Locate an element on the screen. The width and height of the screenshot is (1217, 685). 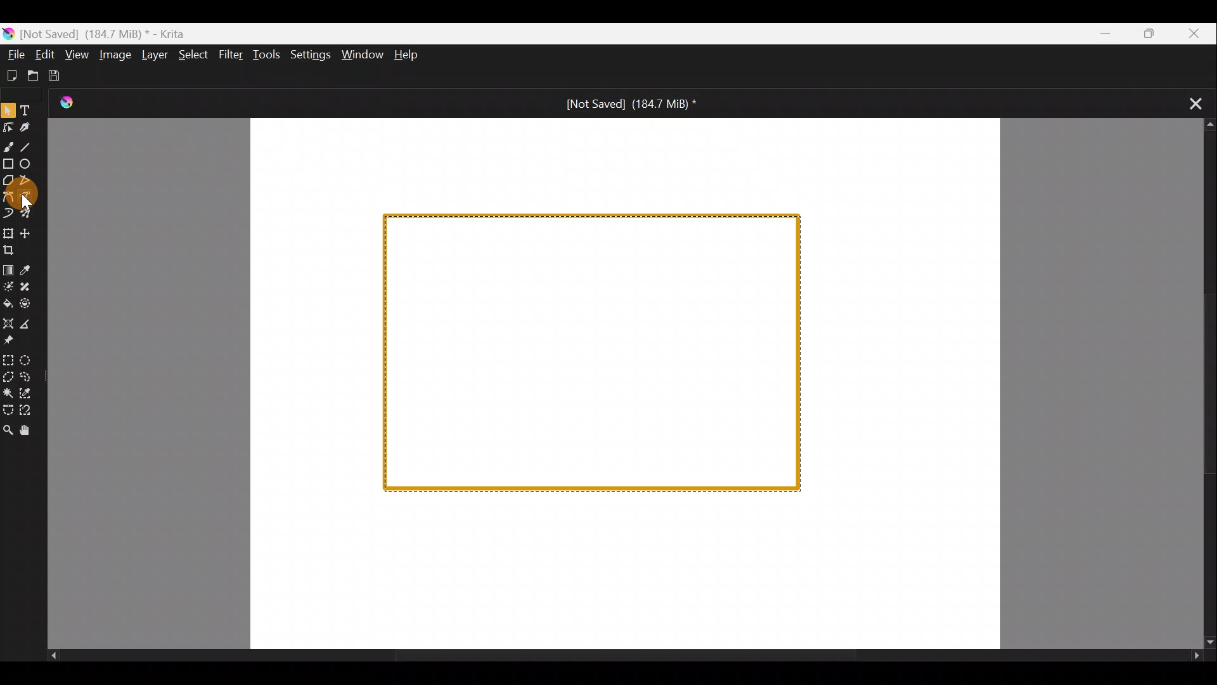
Krita Logo is located at coordinates (65, 99).